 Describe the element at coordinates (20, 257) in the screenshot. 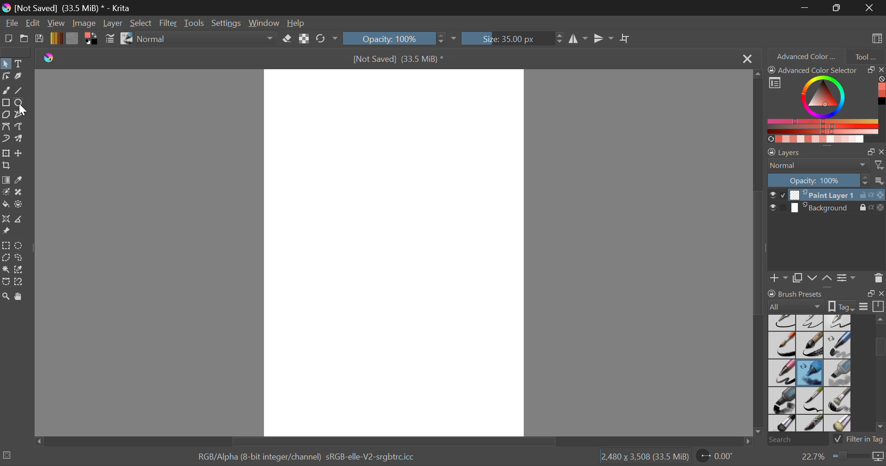

I see `Freehand Selection Tool` at that location.